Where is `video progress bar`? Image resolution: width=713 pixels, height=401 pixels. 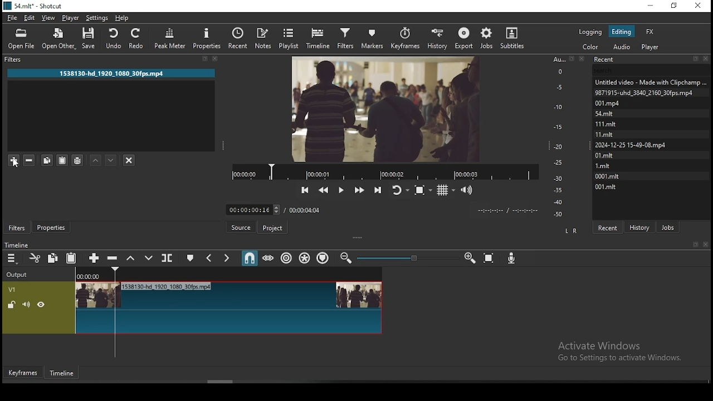
video progress bar is located at coordinates (385, 171).